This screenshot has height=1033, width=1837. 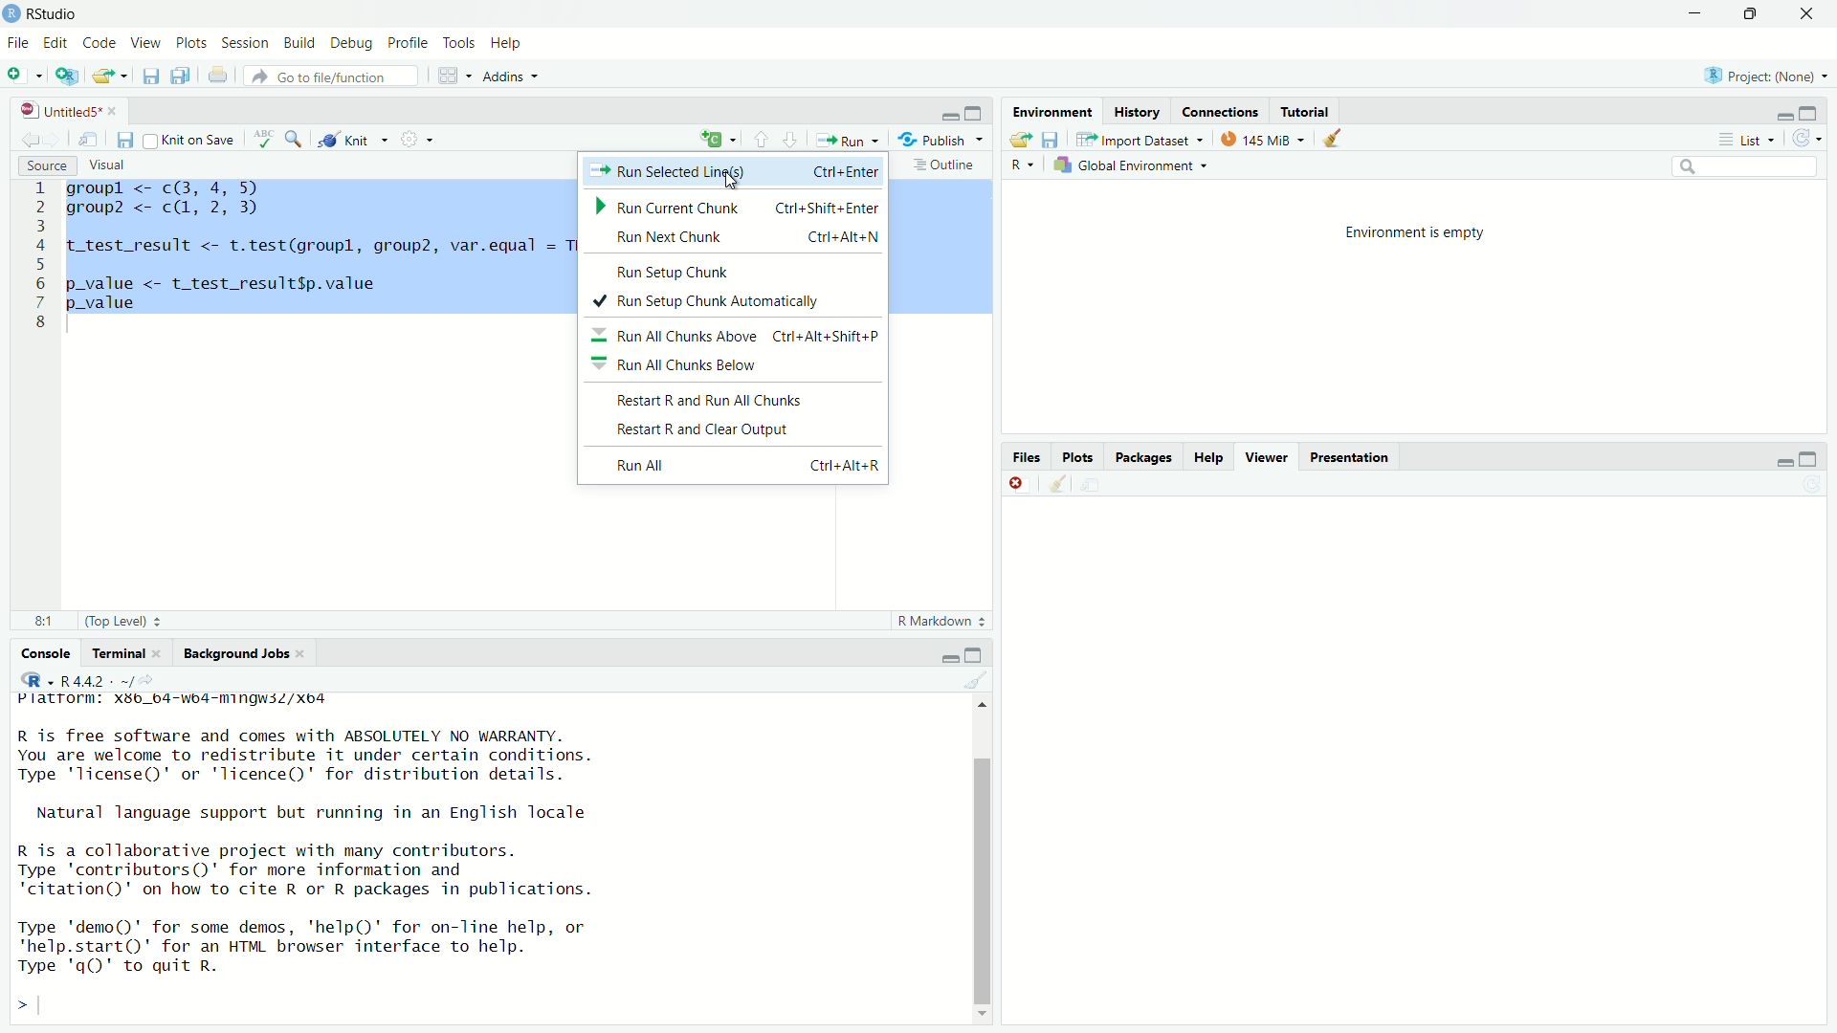 What do you see at coordinates (55, 11) in the screenshot?
I see `Rstudio` at bounding box center [55, 11].